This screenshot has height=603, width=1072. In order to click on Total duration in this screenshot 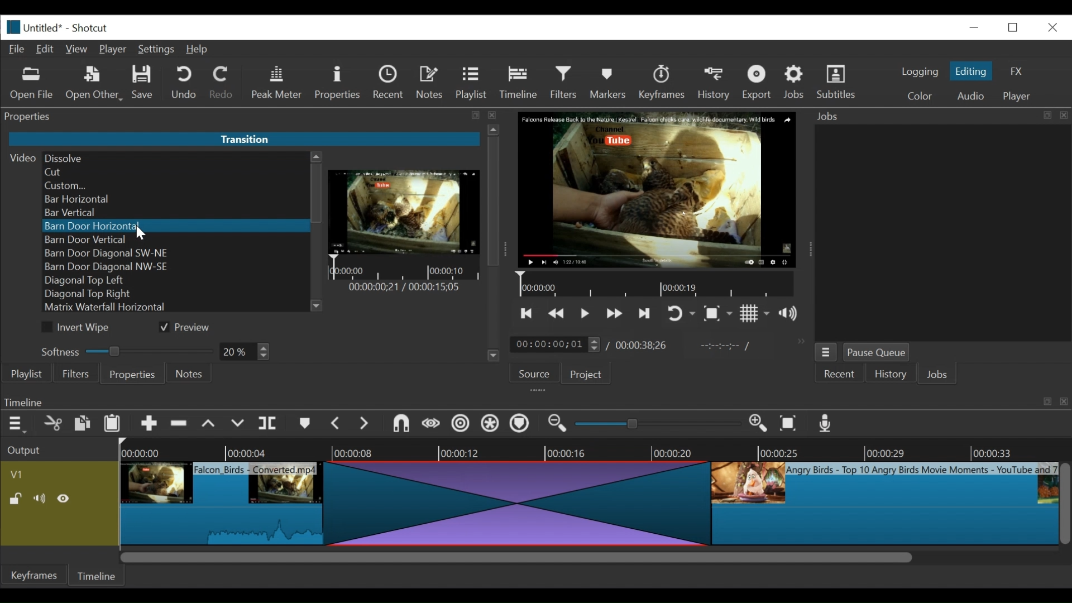, I will do `click(645, 345)`.